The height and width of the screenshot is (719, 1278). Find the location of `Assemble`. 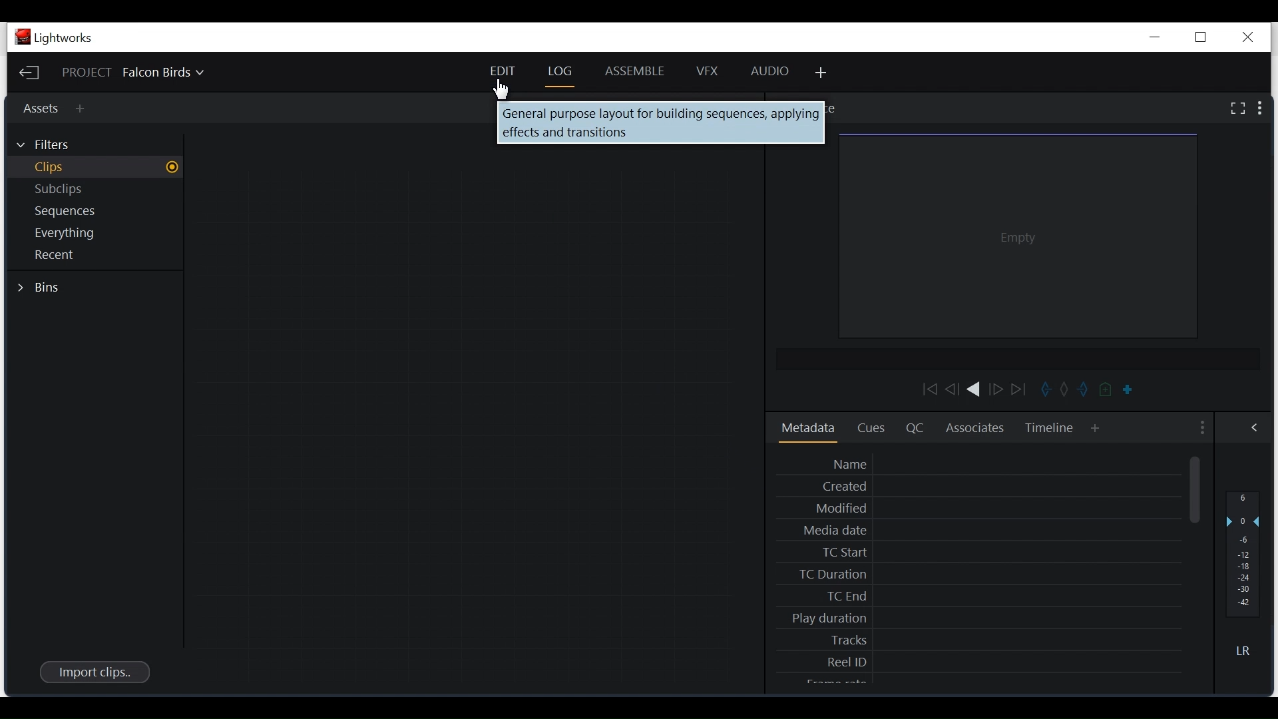

Assemble is located at coordinates (636, 70).